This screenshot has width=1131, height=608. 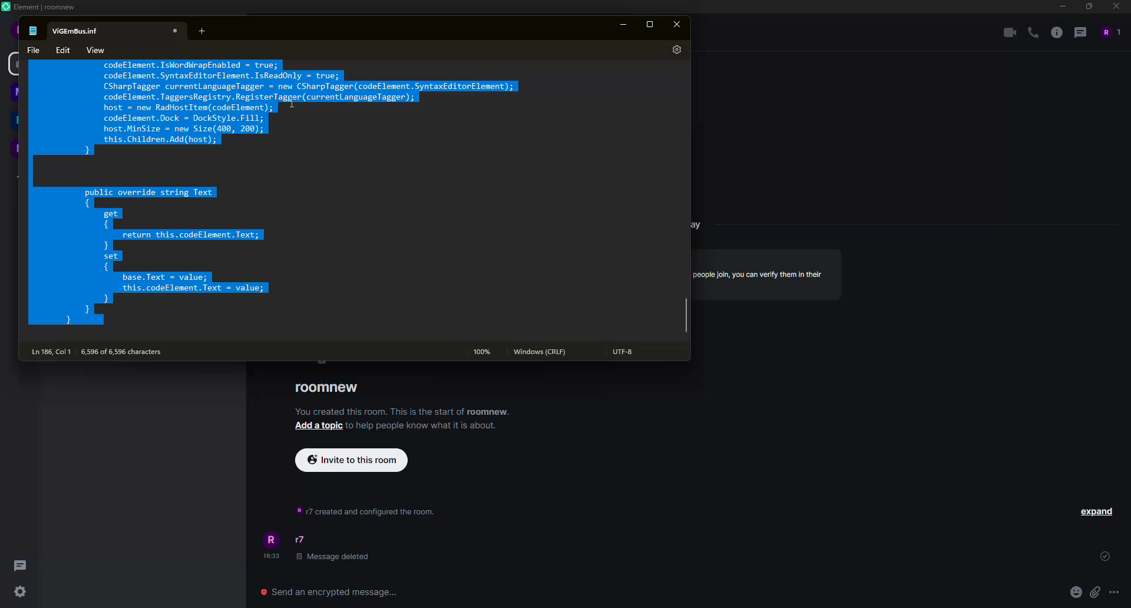 I want to click on cursor, so click(x=293, y=108).